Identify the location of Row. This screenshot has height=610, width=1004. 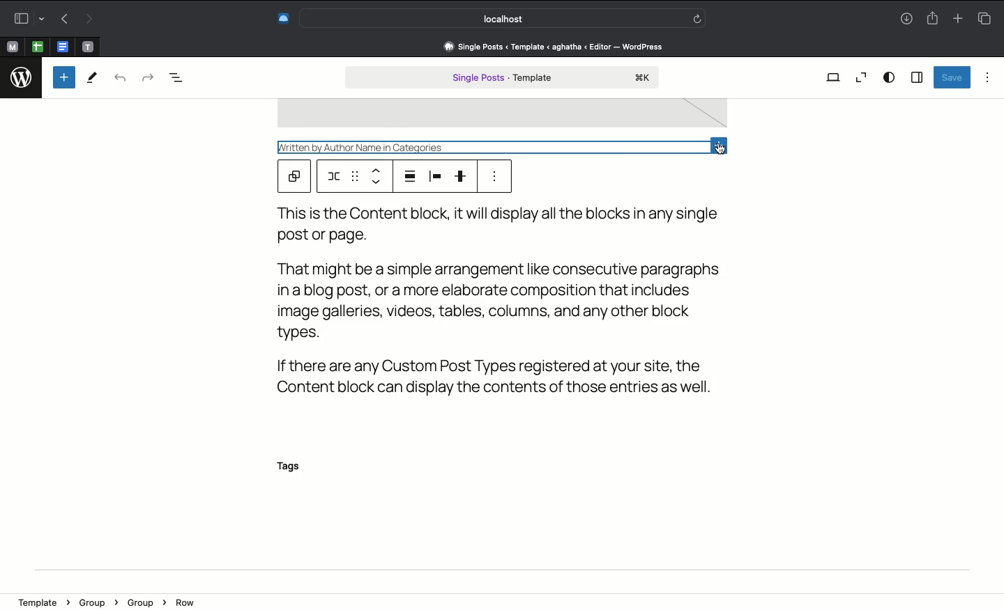
(333, 176).